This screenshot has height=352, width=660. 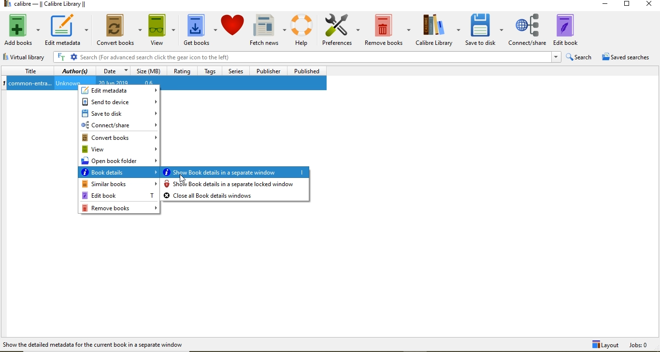 I want to click on Date, so click(x=113, y=72).